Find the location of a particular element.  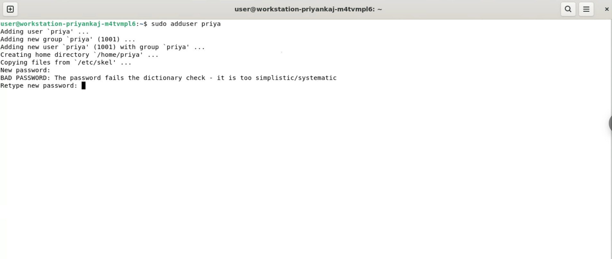

user@workstation-priyankaj-m4tvmpl6: ~ is located at coordinates (309, 10).